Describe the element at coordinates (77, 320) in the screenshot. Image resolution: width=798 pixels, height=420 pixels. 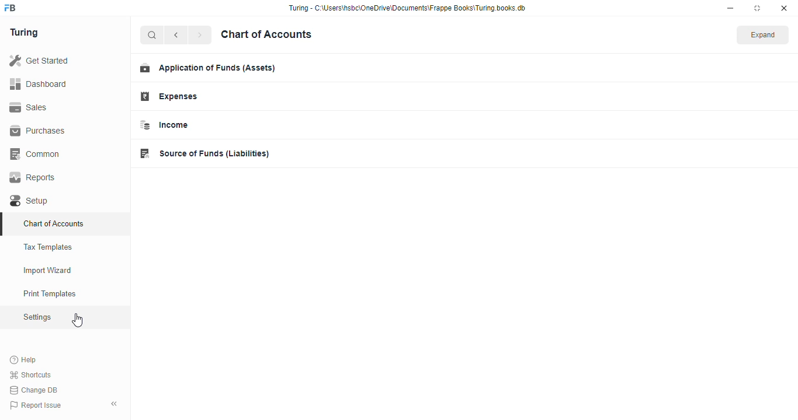
I see `cursor` at that location.